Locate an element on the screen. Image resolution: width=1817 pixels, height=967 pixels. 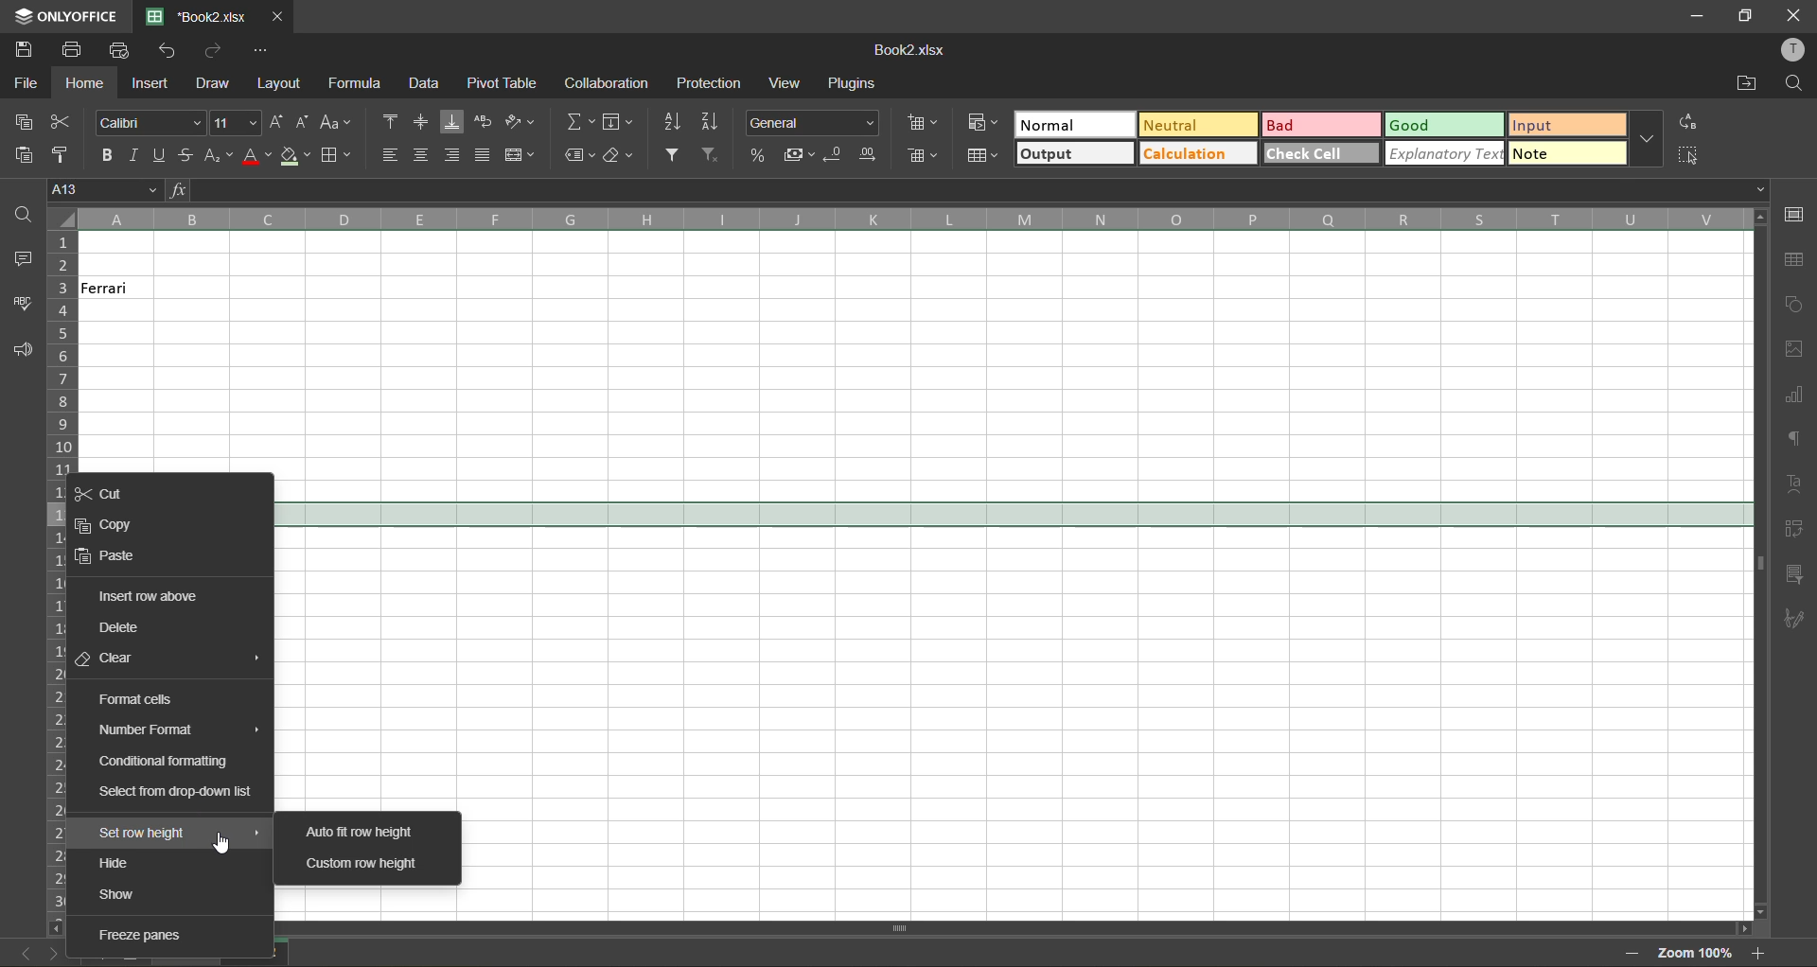
format as table is located at coordinates (983, 155).